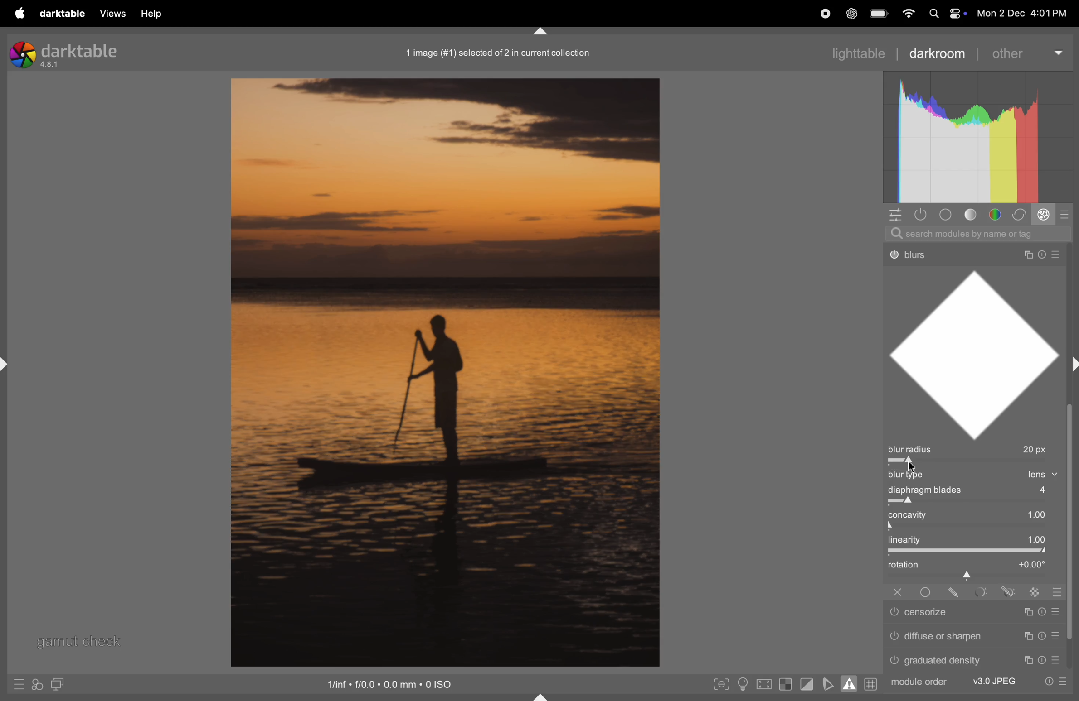 This screenshot has height=701, width=1079. I want to click on image, so click(442, 373).